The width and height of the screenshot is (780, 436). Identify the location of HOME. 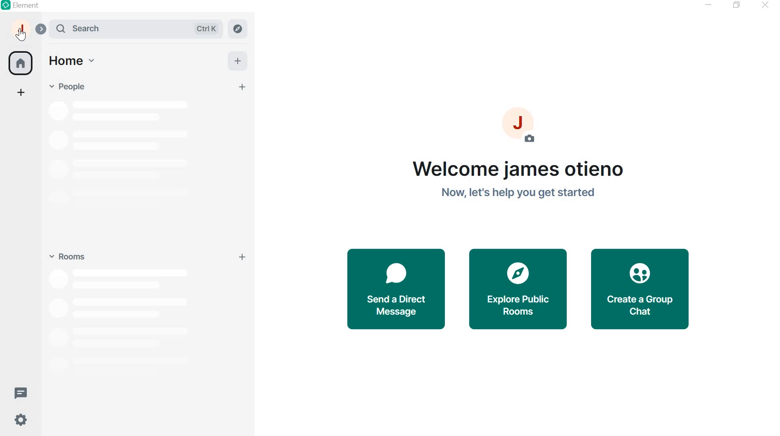
(20, 62).